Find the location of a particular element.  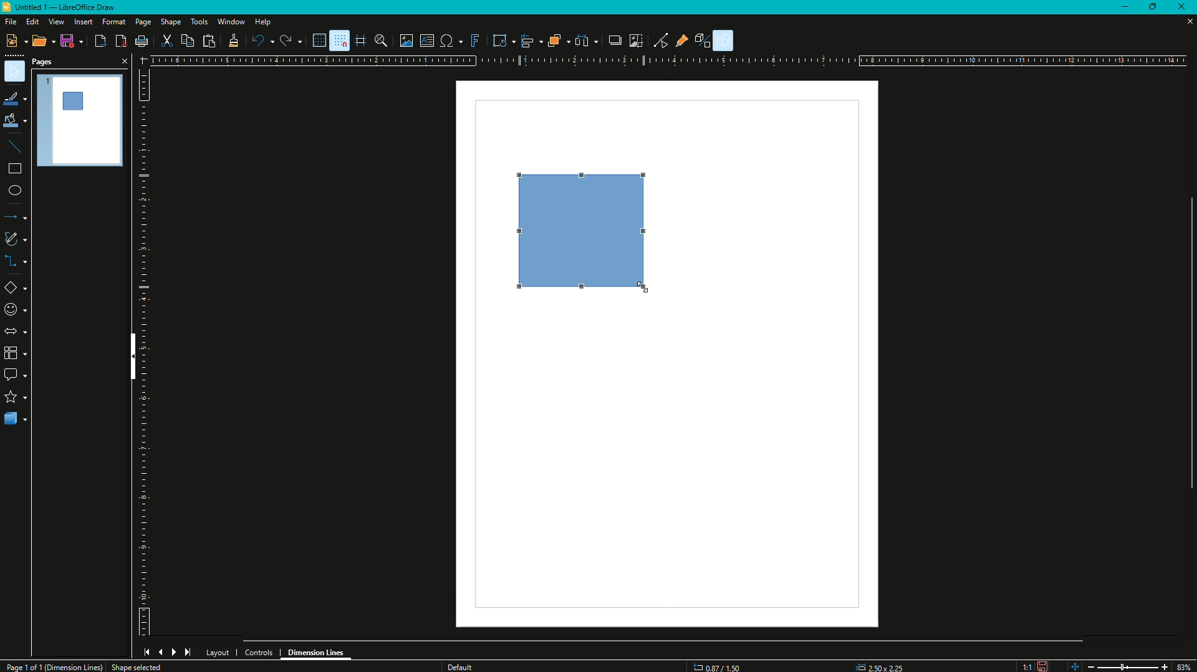

View is located at coordinates (55, 22).